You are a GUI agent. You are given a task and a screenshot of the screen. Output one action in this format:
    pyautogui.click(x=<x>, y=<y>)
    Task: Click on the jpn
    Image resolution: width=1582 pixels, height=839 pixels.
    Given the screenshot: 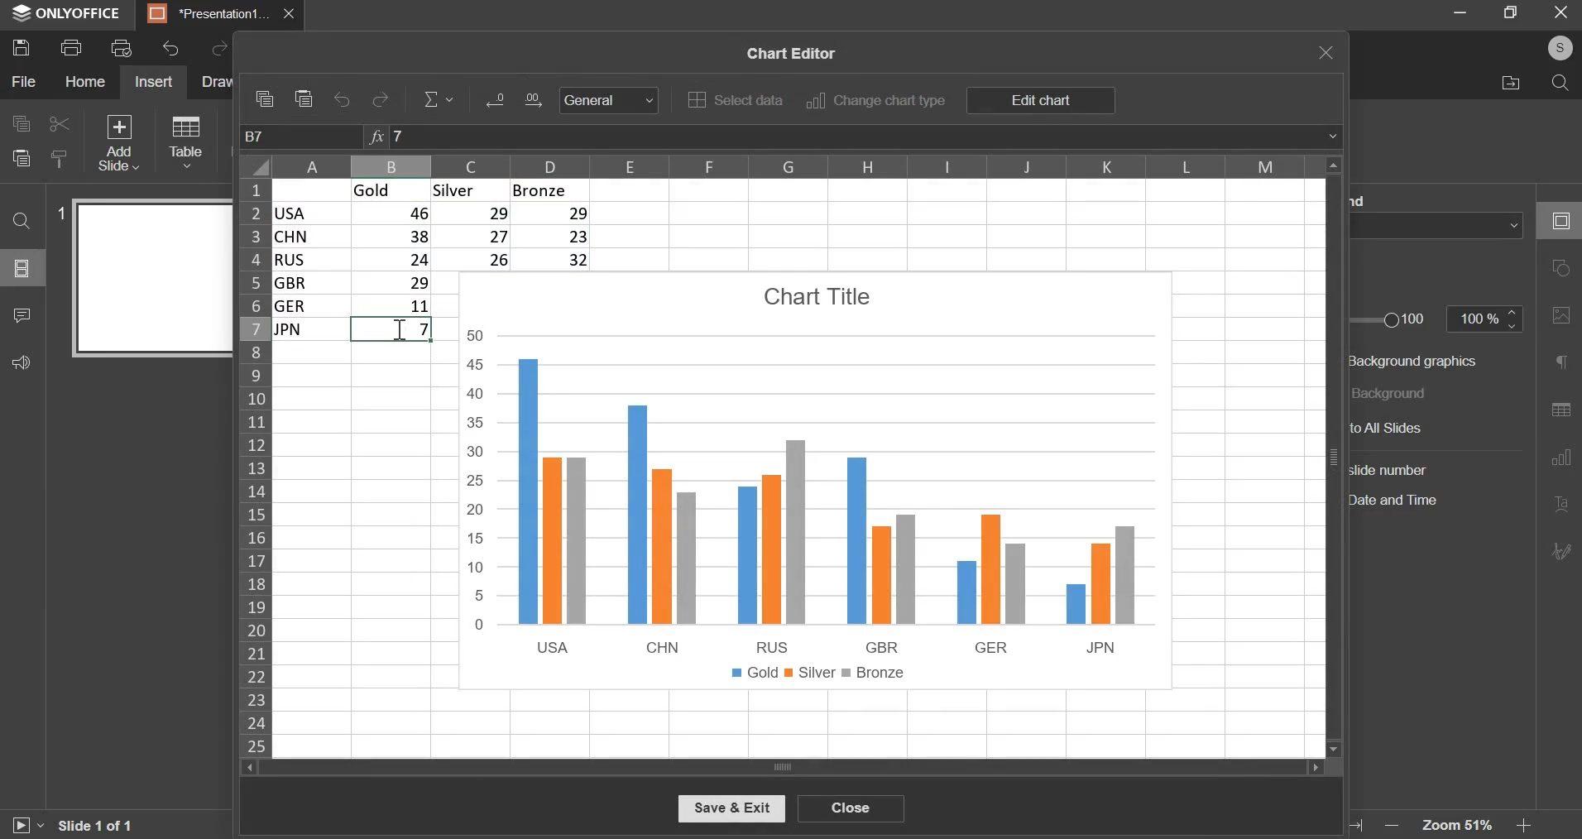 What is the action you would take?
    pyautogui.click(x=311, y=332)
    